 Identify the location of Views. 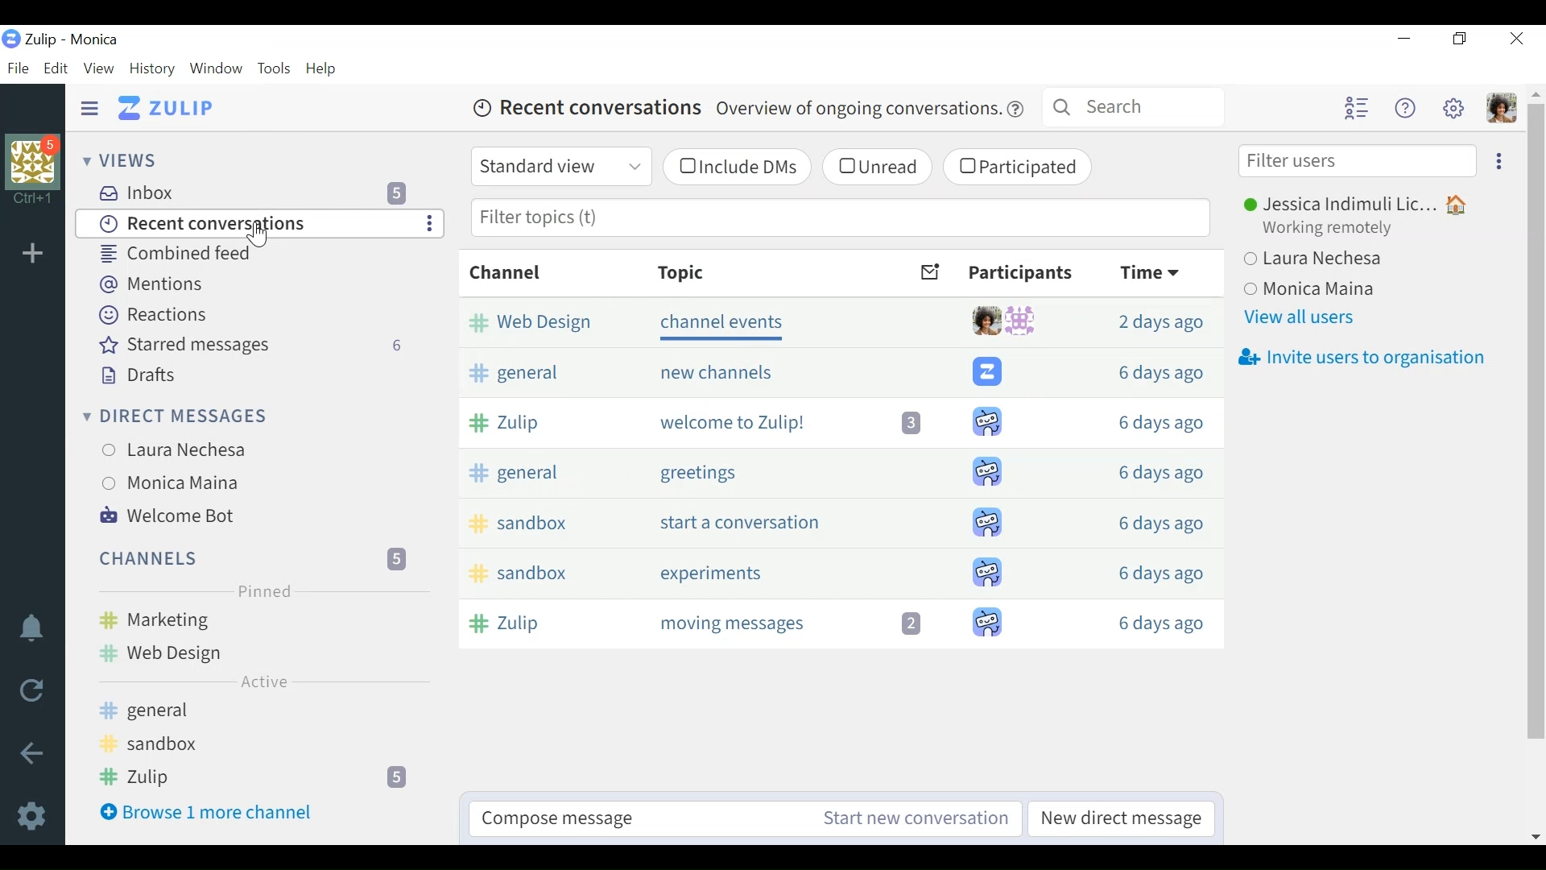
(123, 161).